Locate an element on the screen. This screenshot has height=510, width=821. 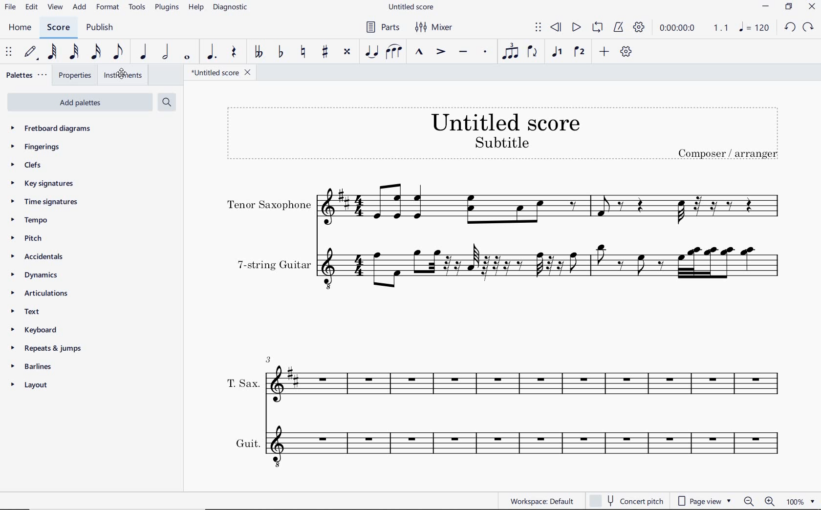
32ND NOTE is located at coordinates (75, 52).